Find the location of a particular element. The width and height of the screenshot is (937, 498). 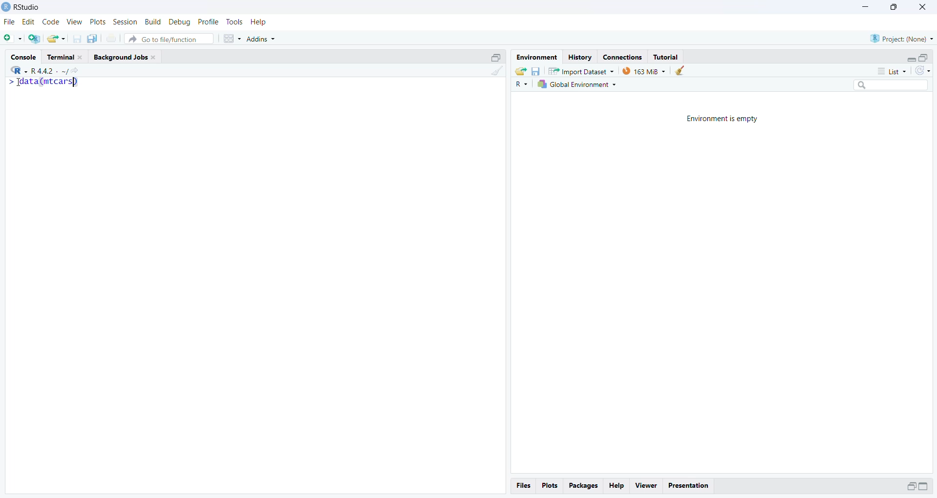

copy is located at coordinates (93, 39).